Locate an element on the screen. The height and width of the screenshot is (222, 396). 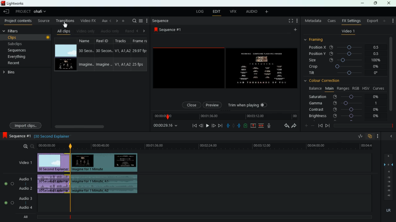
bins is located at coordinates (10, 73).